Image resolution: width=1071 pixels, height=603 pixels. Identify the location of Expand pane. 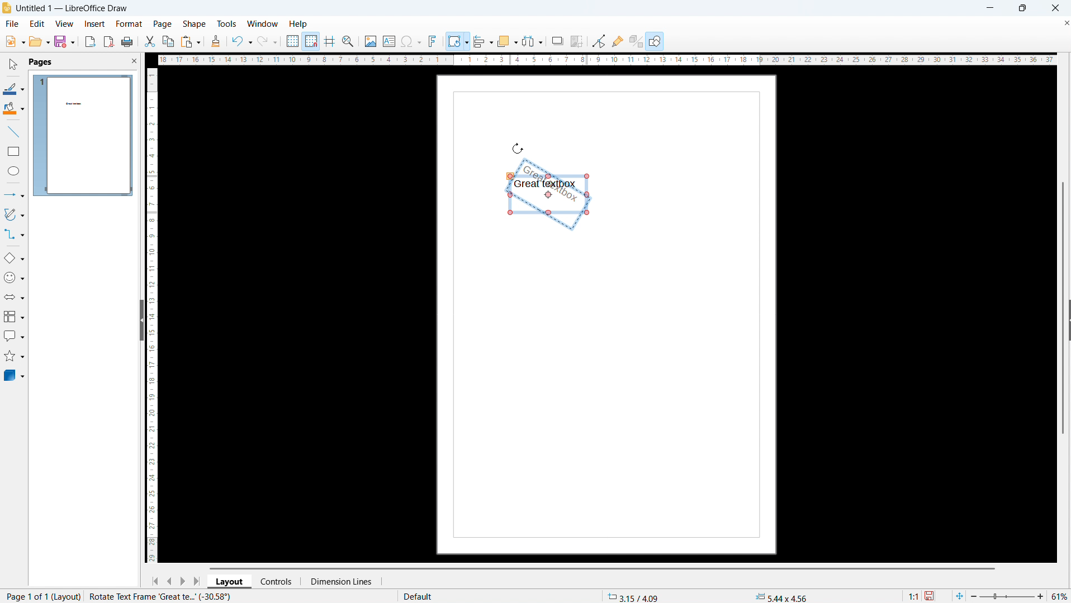
(1064, 323).